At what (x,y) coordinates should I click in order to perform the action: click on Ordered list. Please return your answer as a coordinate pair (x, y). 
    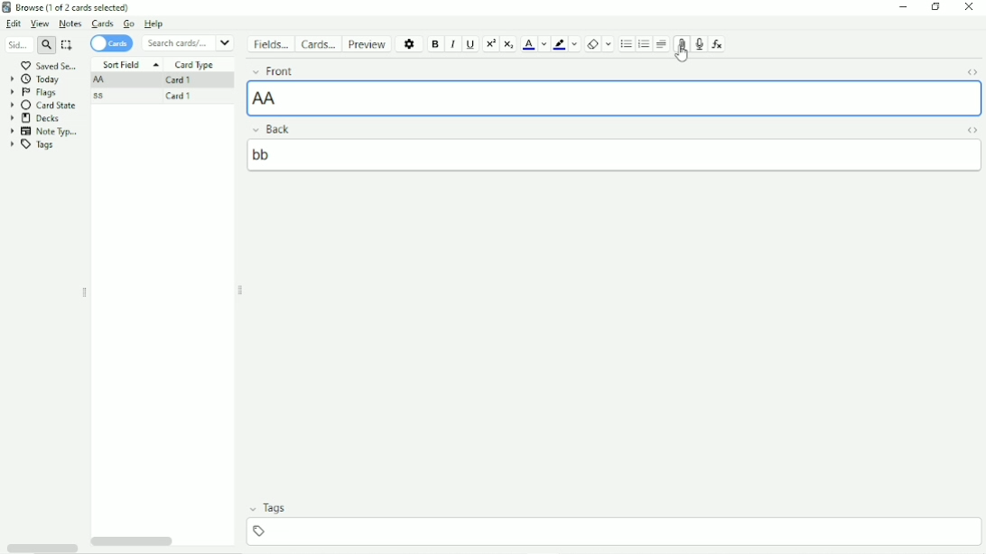
    Looking at the image, I should click on (644, 44).